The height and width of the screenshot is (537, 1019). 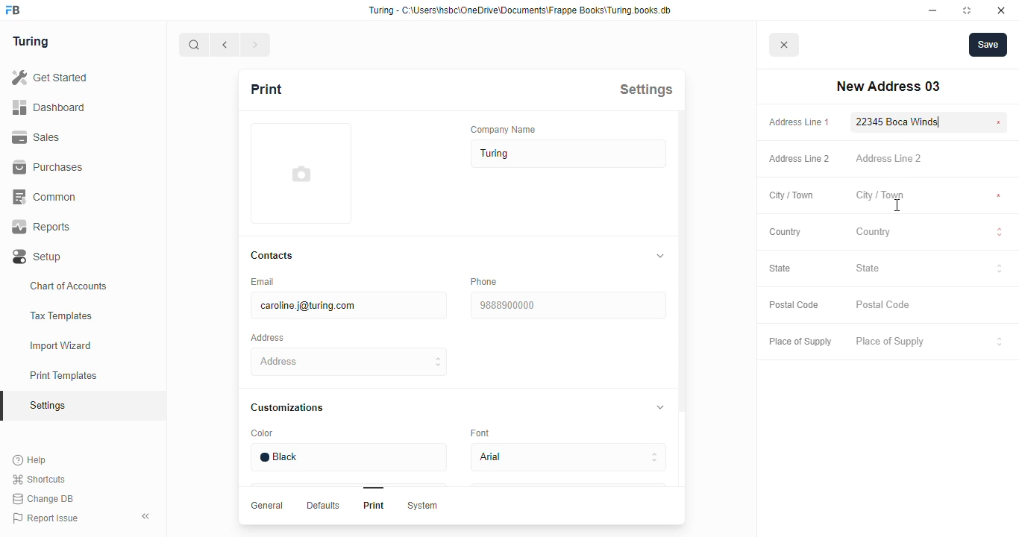 What do you see at coordinates (888, 157) in the screenshot?
I see `address line 2` at bounding box center [888, 157].